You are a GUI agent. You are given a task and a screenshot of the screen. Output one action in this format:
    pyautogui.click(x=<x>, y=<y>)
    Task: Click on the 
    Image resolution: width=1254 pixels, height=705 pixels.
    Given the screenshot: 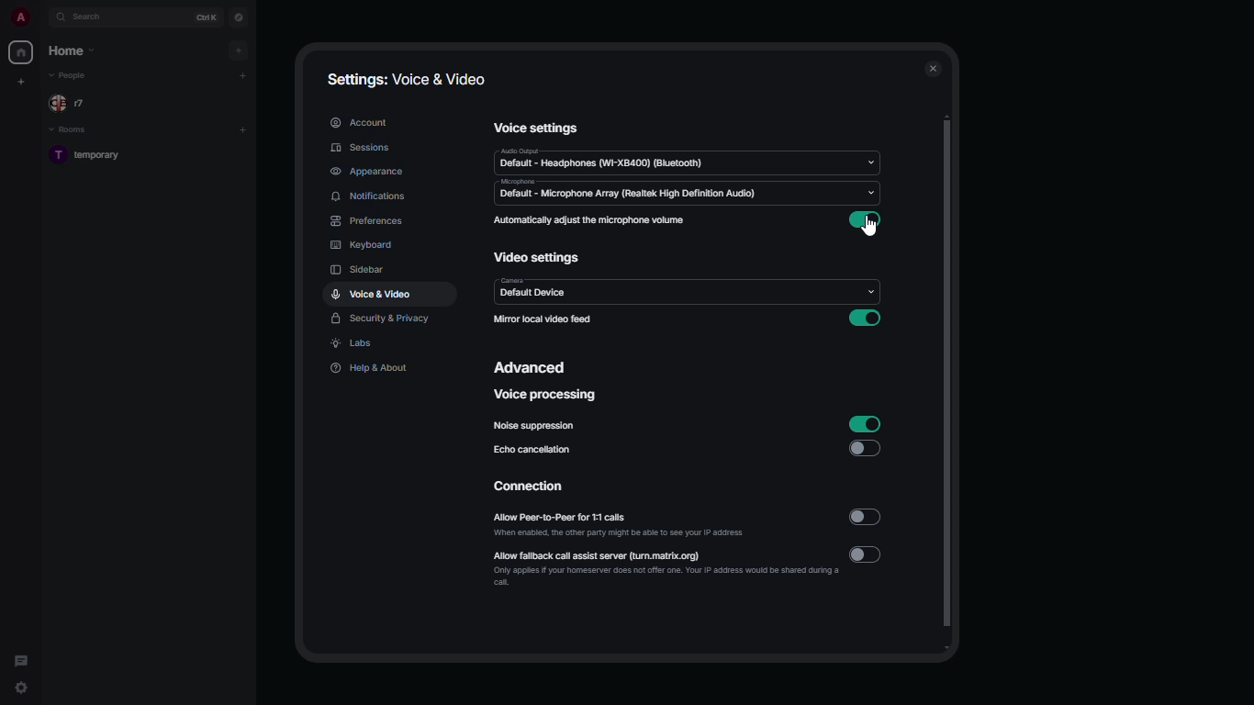 What is the action you would take?
    pyautogui.click(x=606, y=292)
    